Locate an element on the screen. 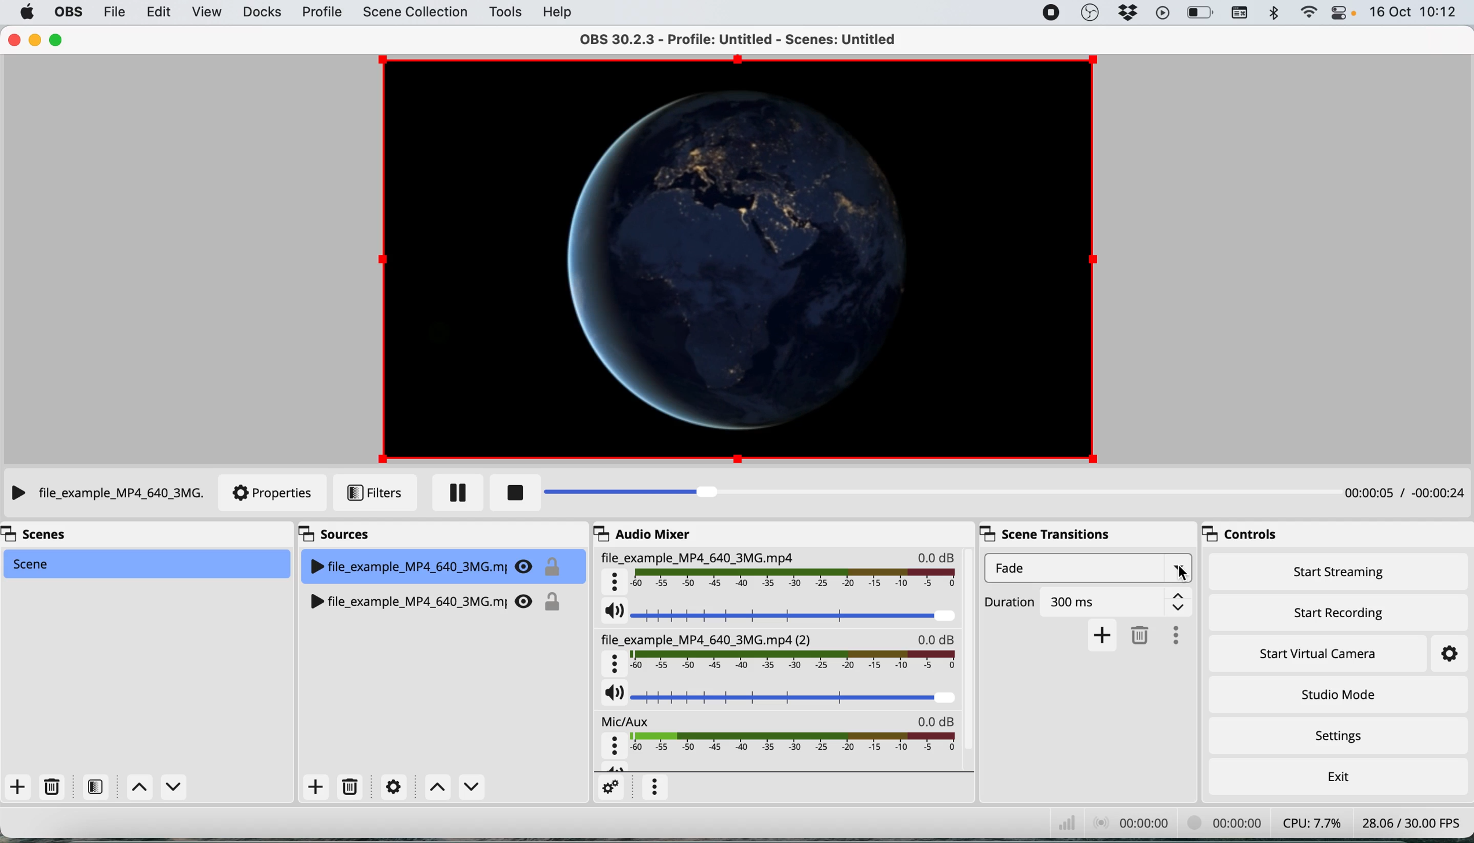 The height and width of the screenshot is (843, 1474). sources is located at coordinates (341, 532).